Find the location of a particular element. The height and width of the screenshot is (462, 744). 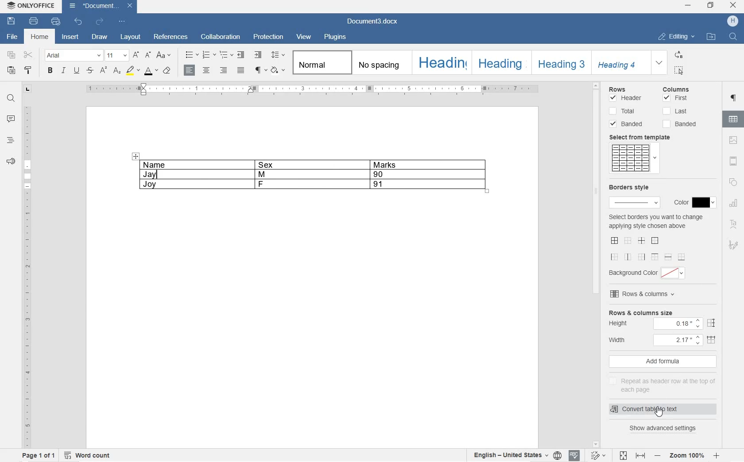

DECREASE INDENT is located at coordinates (240, 55).